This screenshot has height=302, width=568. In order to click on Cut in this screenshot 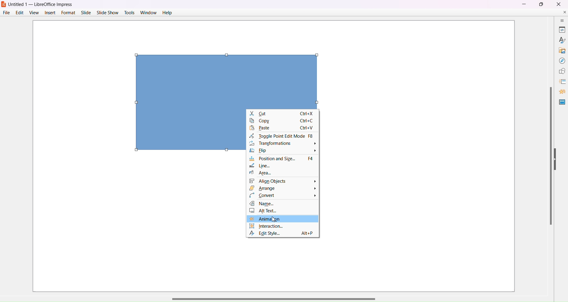, I will do `click(283, 114)`.